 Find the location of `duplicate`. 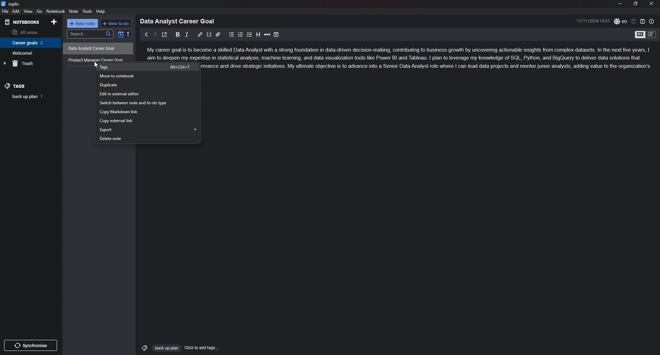

duplicate is located at coordinates (147, 85).